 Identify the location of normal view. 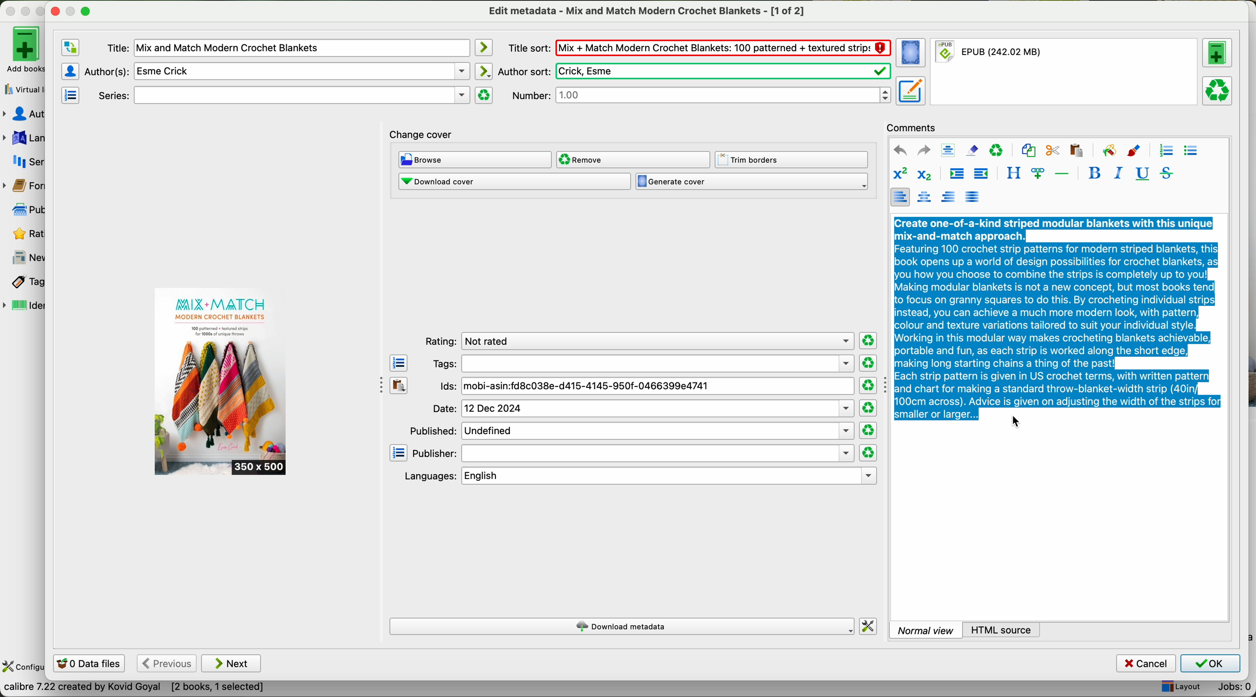
(925, 630).